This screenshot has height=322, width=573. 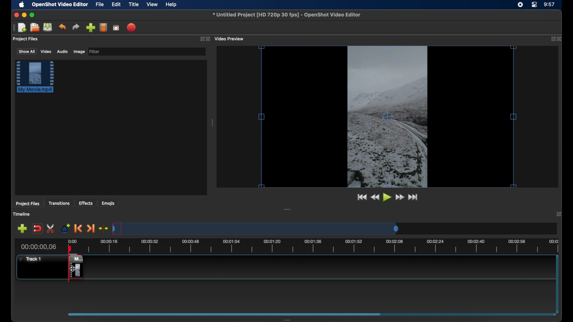 What do you see at coordinates (413, 197) in the screenshot?
I see `jumpt to  end` at bounding box center [413, 197].